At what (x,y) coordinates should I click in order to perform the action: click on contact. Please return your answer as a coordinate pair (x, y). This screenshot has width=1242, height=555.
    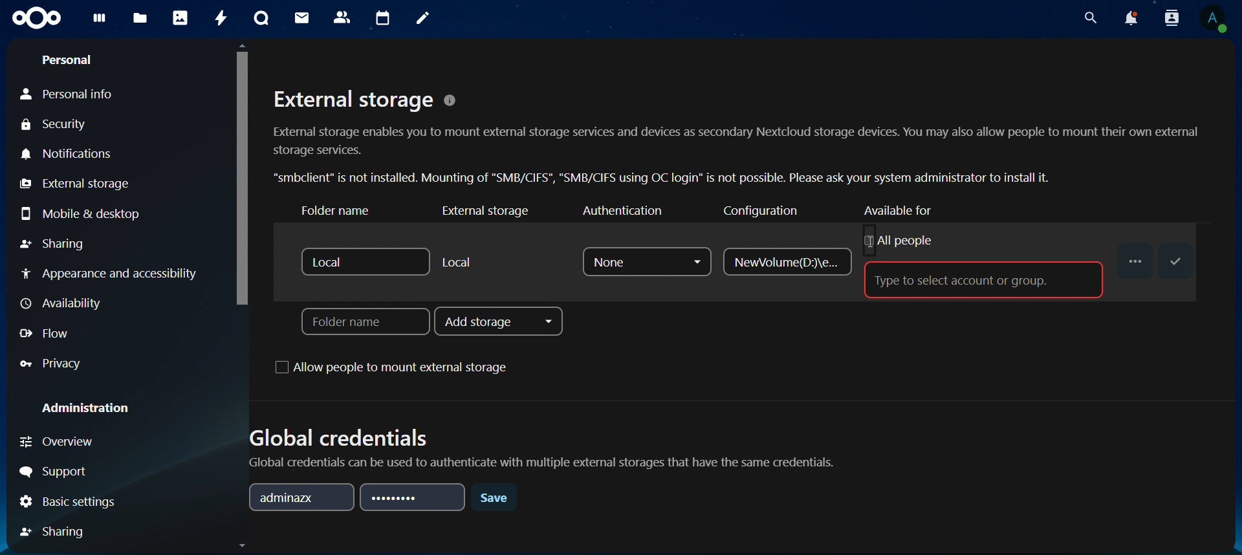
    Looking at the image, I should click on (343, 17).